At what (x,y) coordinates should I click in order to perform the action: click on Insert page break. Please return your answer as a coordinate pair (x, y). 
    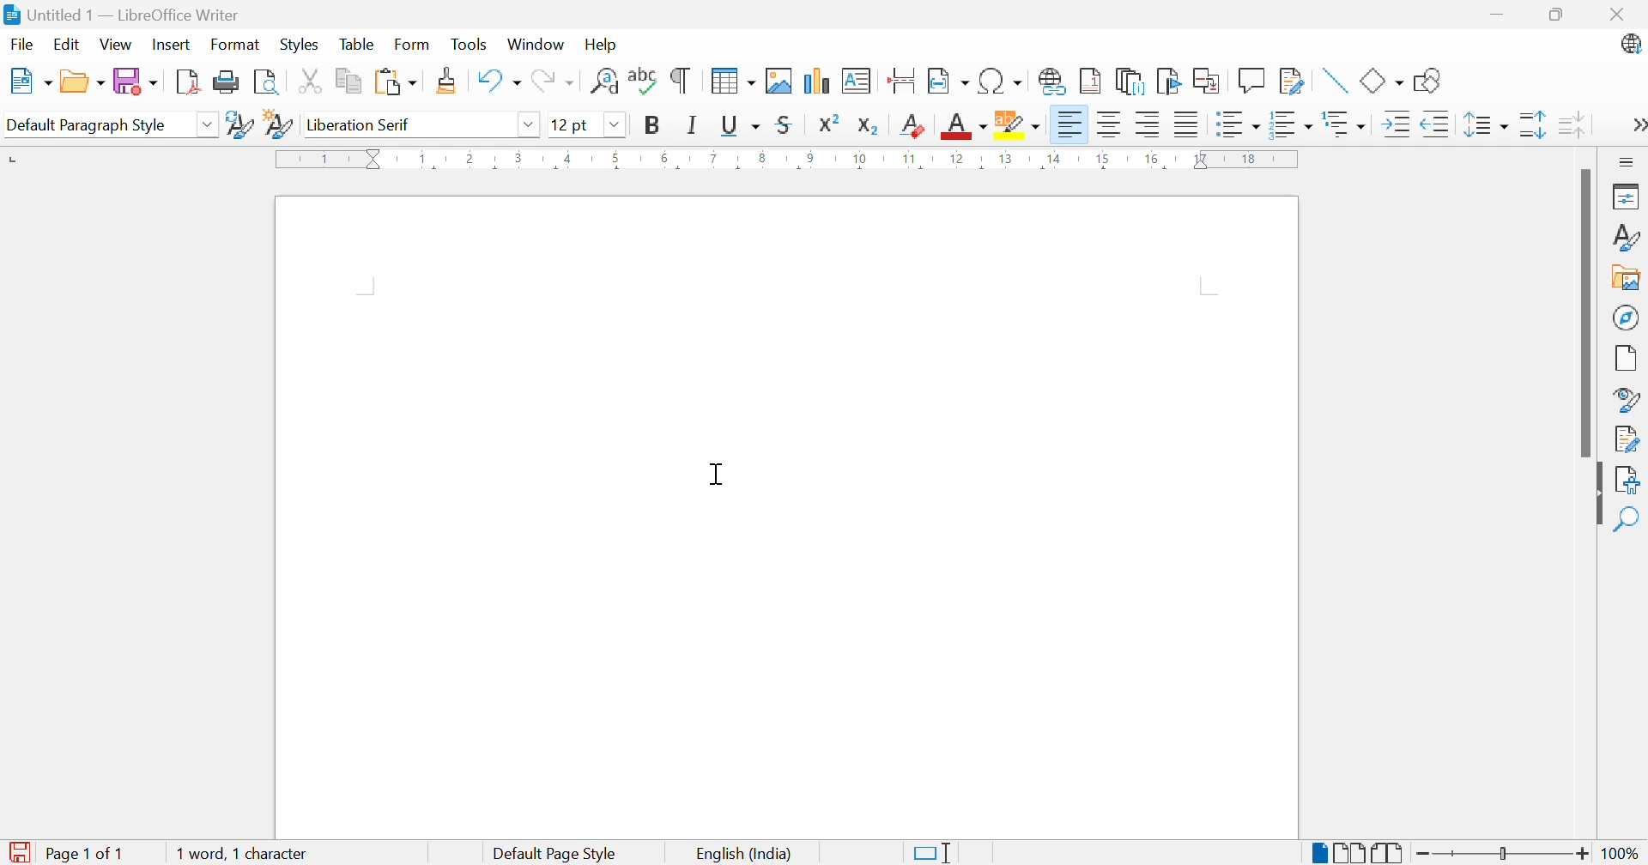
    Looking at the image, I should click on (904, 81).